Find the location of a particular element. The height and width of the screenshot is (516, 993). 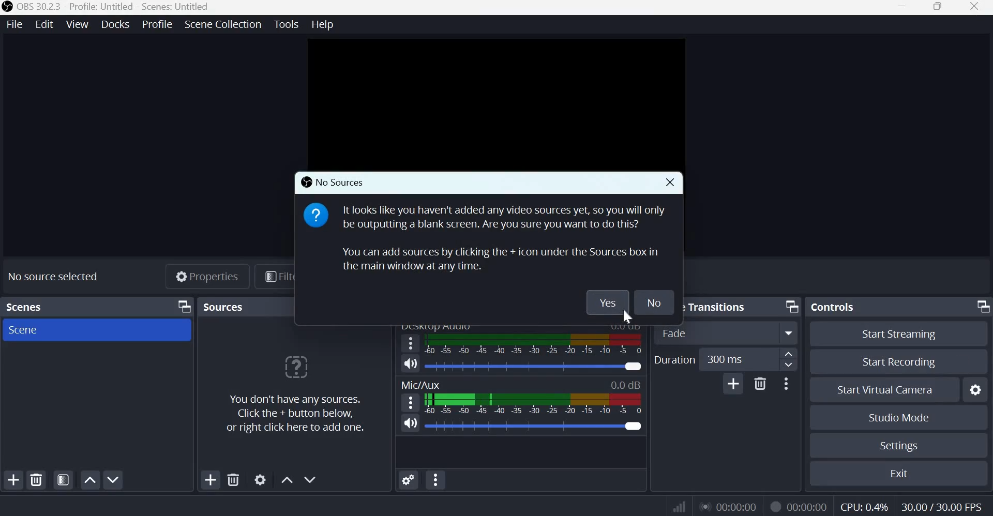

Audio mixer menu is located at coordinates (437, 480).